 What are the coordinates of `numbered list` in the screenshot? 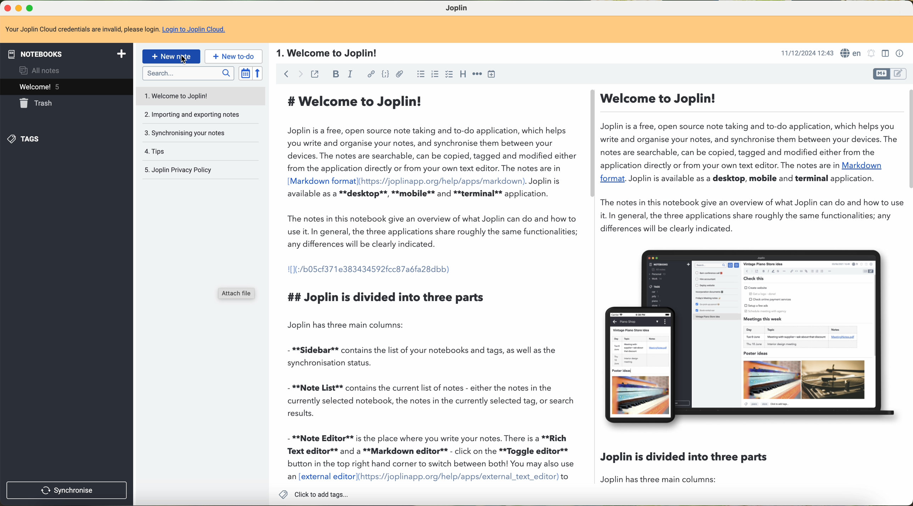 It's located at (436, 75).